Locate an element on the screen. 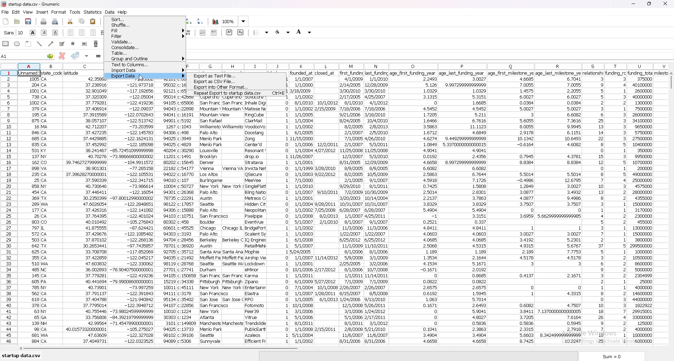  export data is located at coordinates (146, 76).